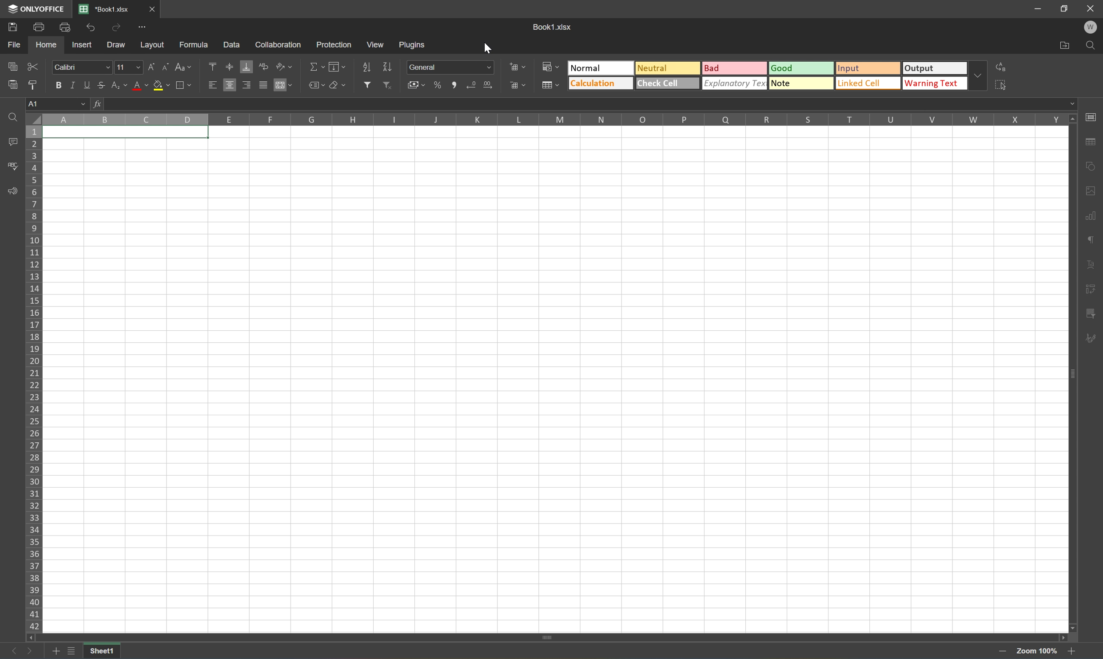  What do you see at coordinates (100, 105) in the screenshot?
I see `fx` at bounding box center [100, 105].